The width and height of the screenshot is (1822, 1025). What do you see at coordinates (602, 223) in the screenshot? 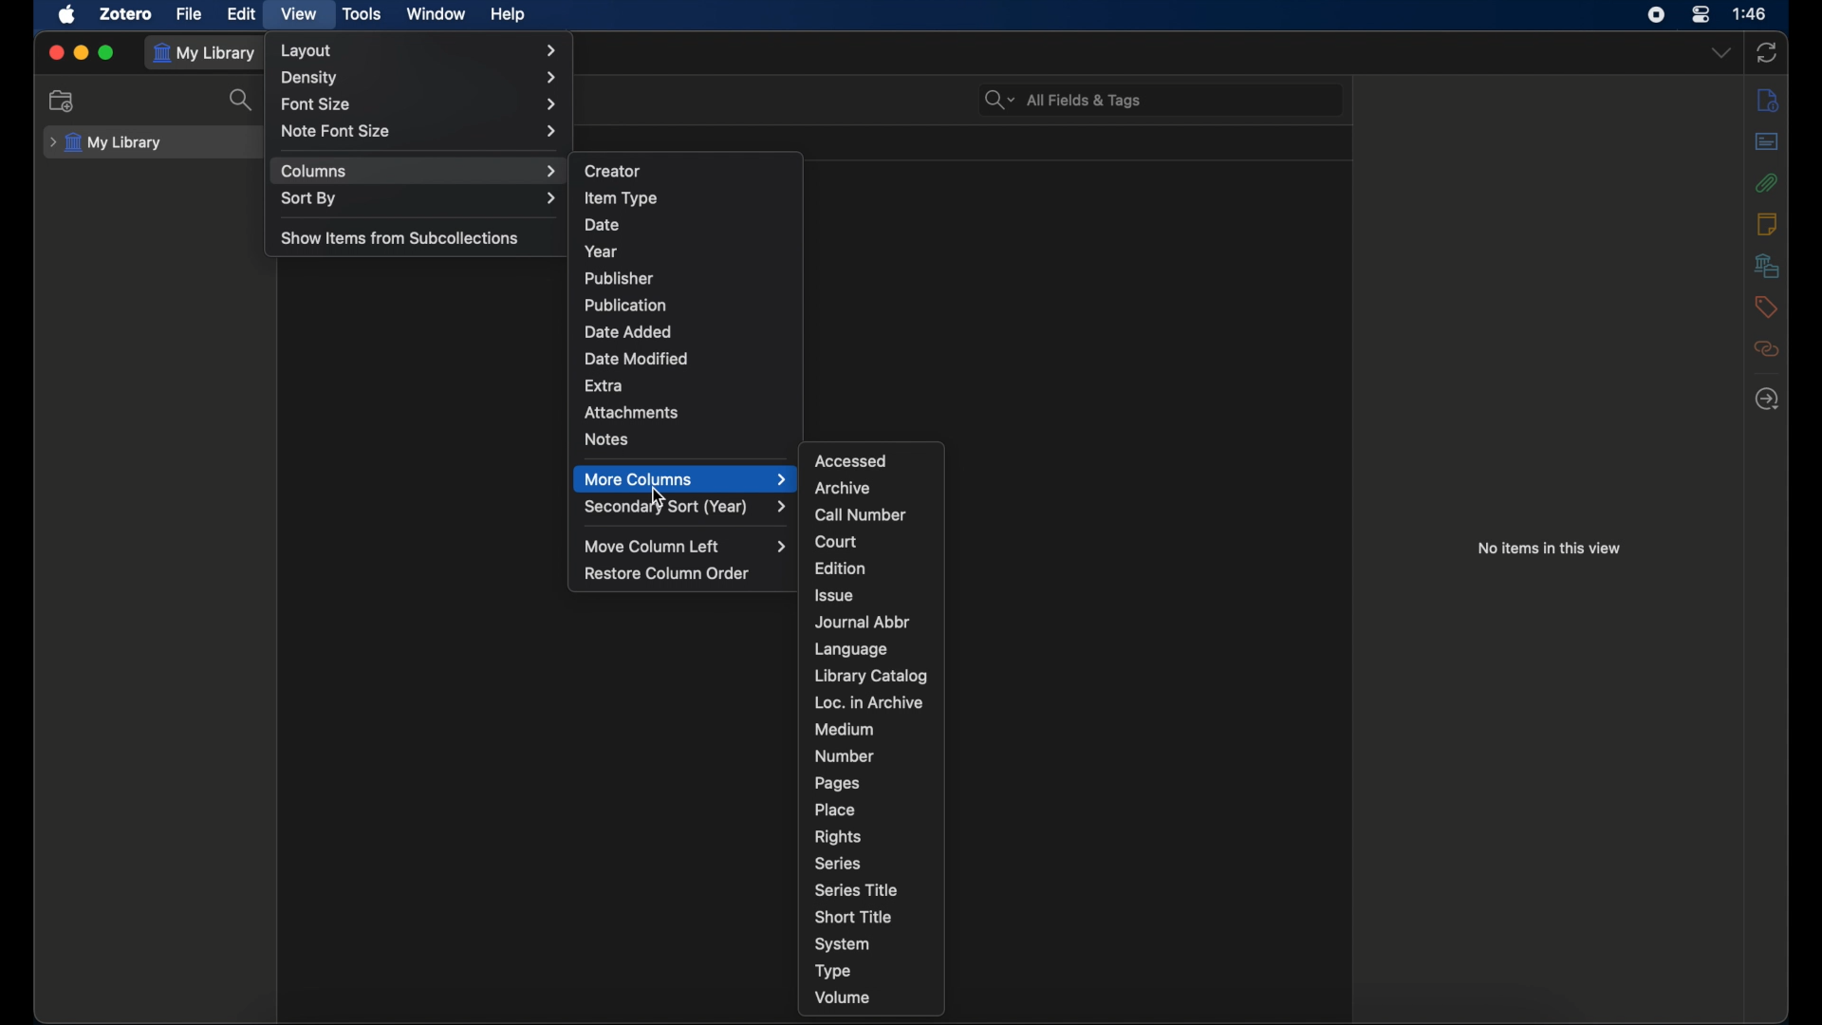
I see `date` at bounding box center [602, 223].